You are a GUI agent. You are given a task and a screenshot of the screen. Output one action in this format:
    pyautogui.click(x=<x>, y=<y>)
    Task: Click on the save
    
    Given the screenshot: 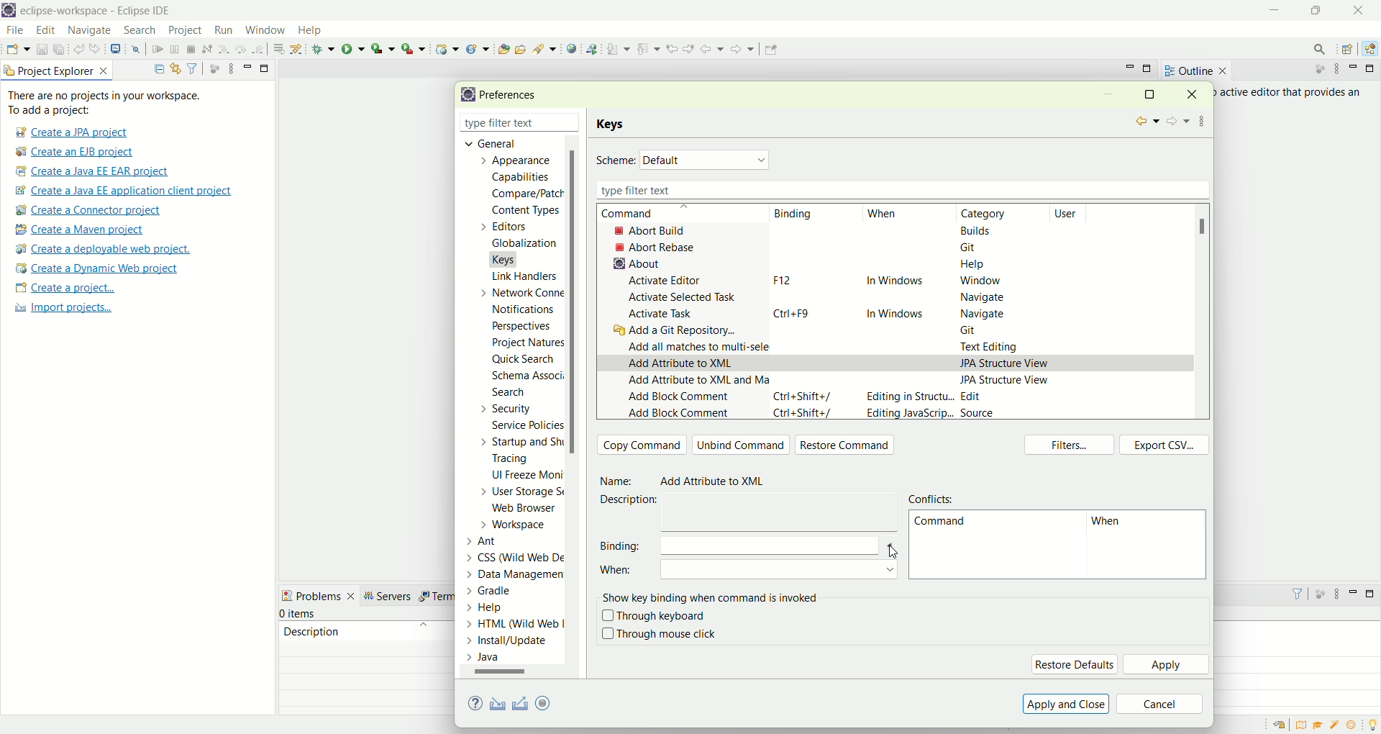 What is the action you would take?
    pyautogui.click(x=43, y=50)
    